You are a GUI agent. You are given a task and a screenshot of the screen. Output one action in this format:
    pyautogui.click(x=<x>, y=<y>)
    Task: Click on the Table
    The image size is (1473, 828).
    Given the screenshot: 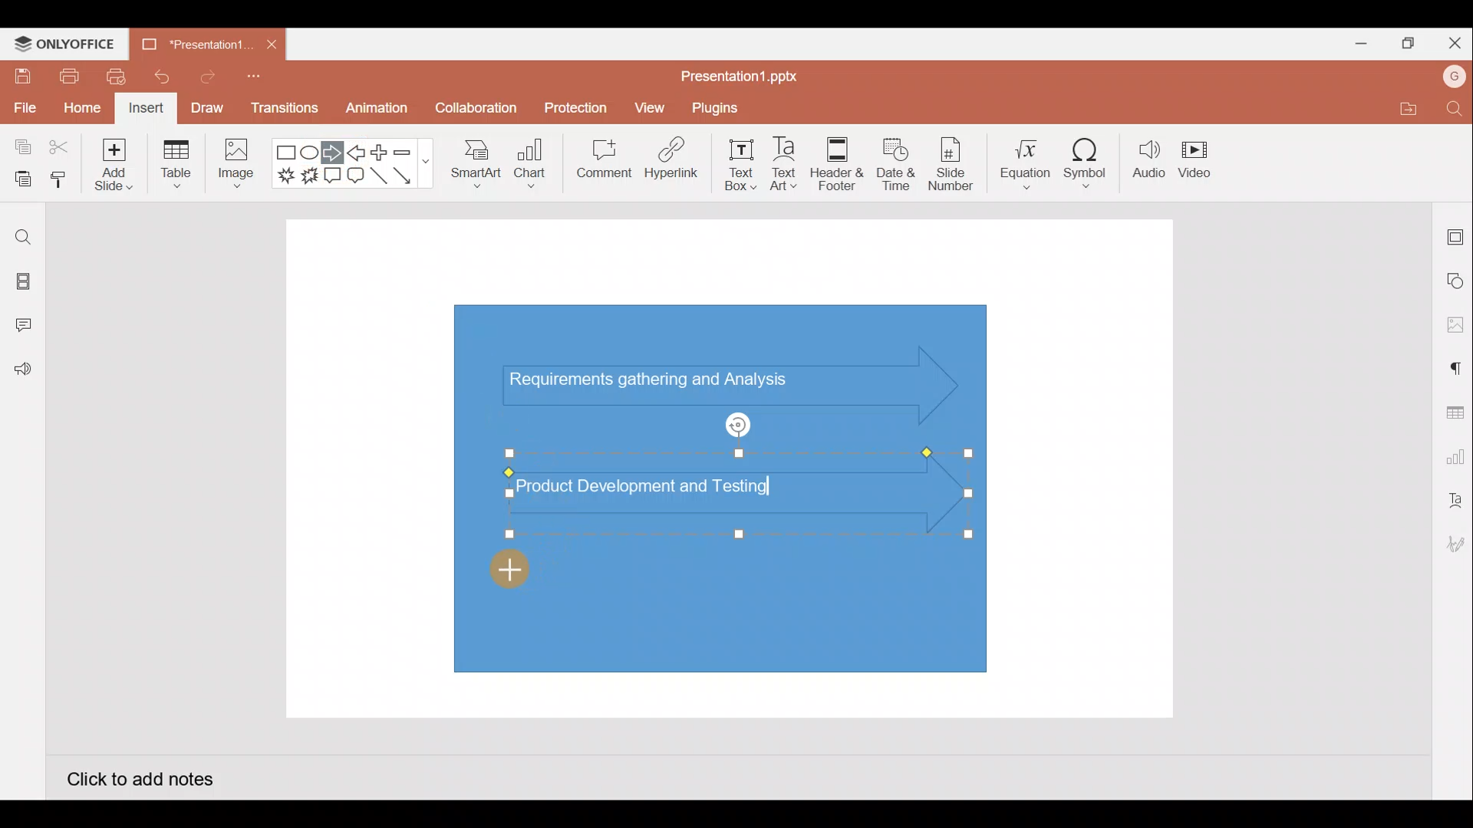 What is the action you would take?
    pyautogui.click(x=178, y=166)
    